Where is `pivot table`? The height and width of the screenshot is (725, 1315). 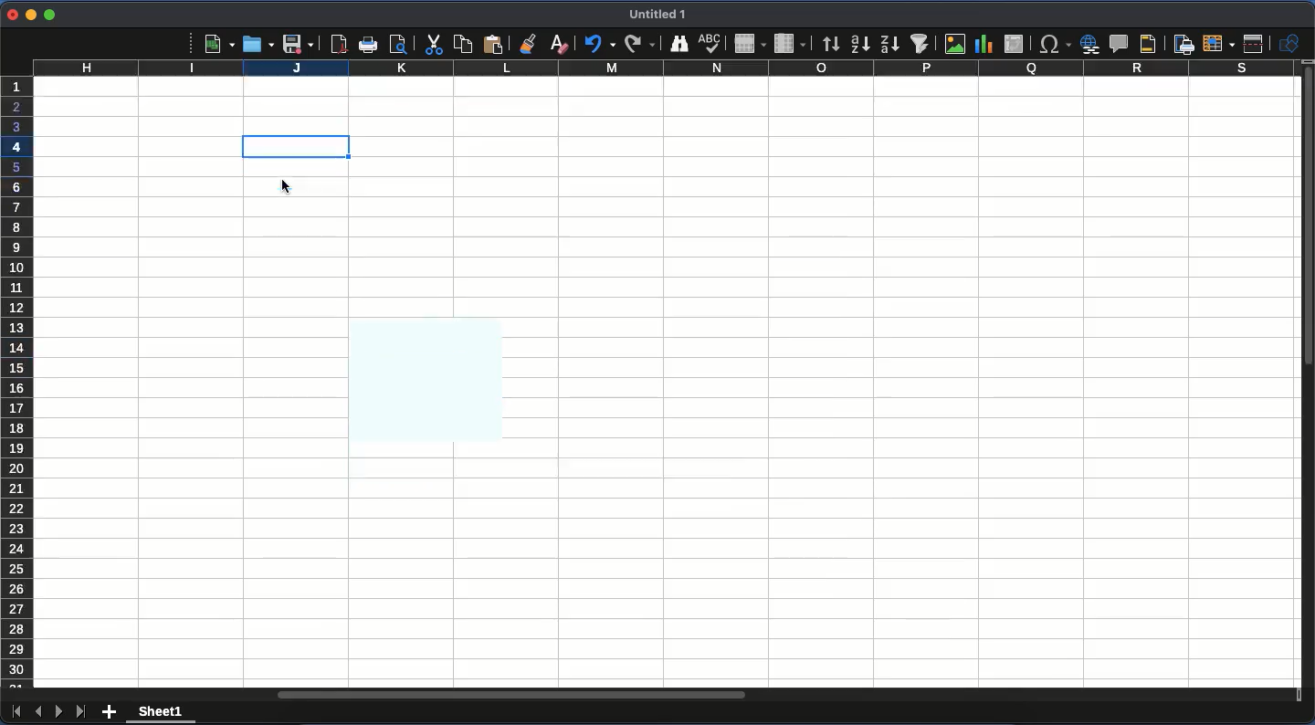
pivot table is located at coordinates (1016, 44).